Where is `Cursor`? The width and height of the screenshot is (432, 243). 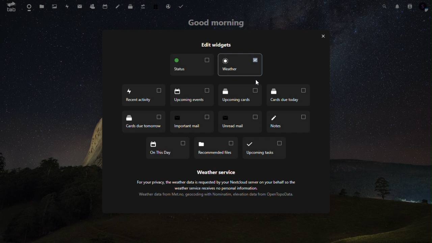 Cursor is located at coordinates (259, 83).